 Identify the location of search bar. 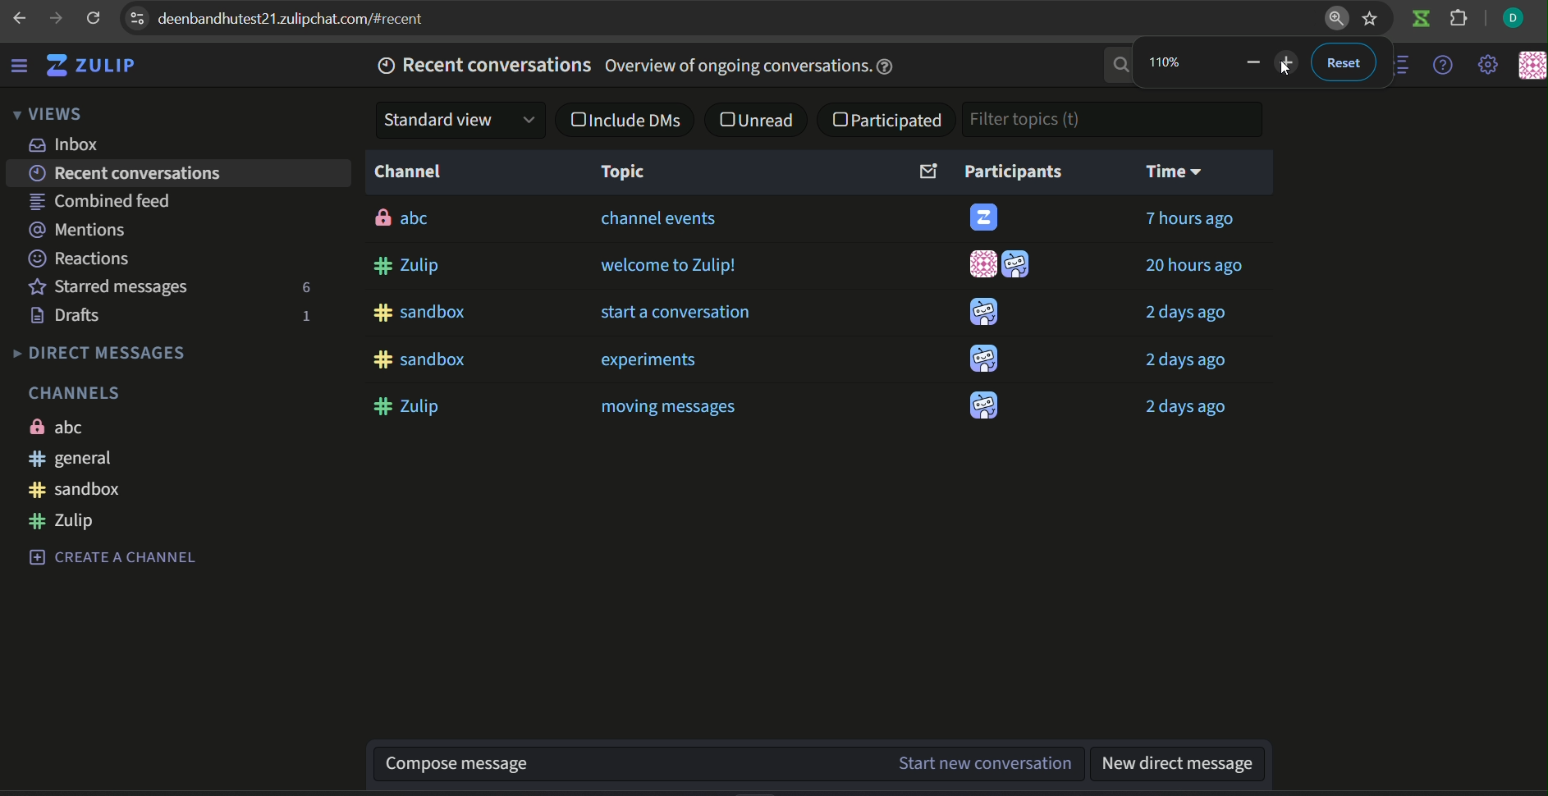
(1119, 64).